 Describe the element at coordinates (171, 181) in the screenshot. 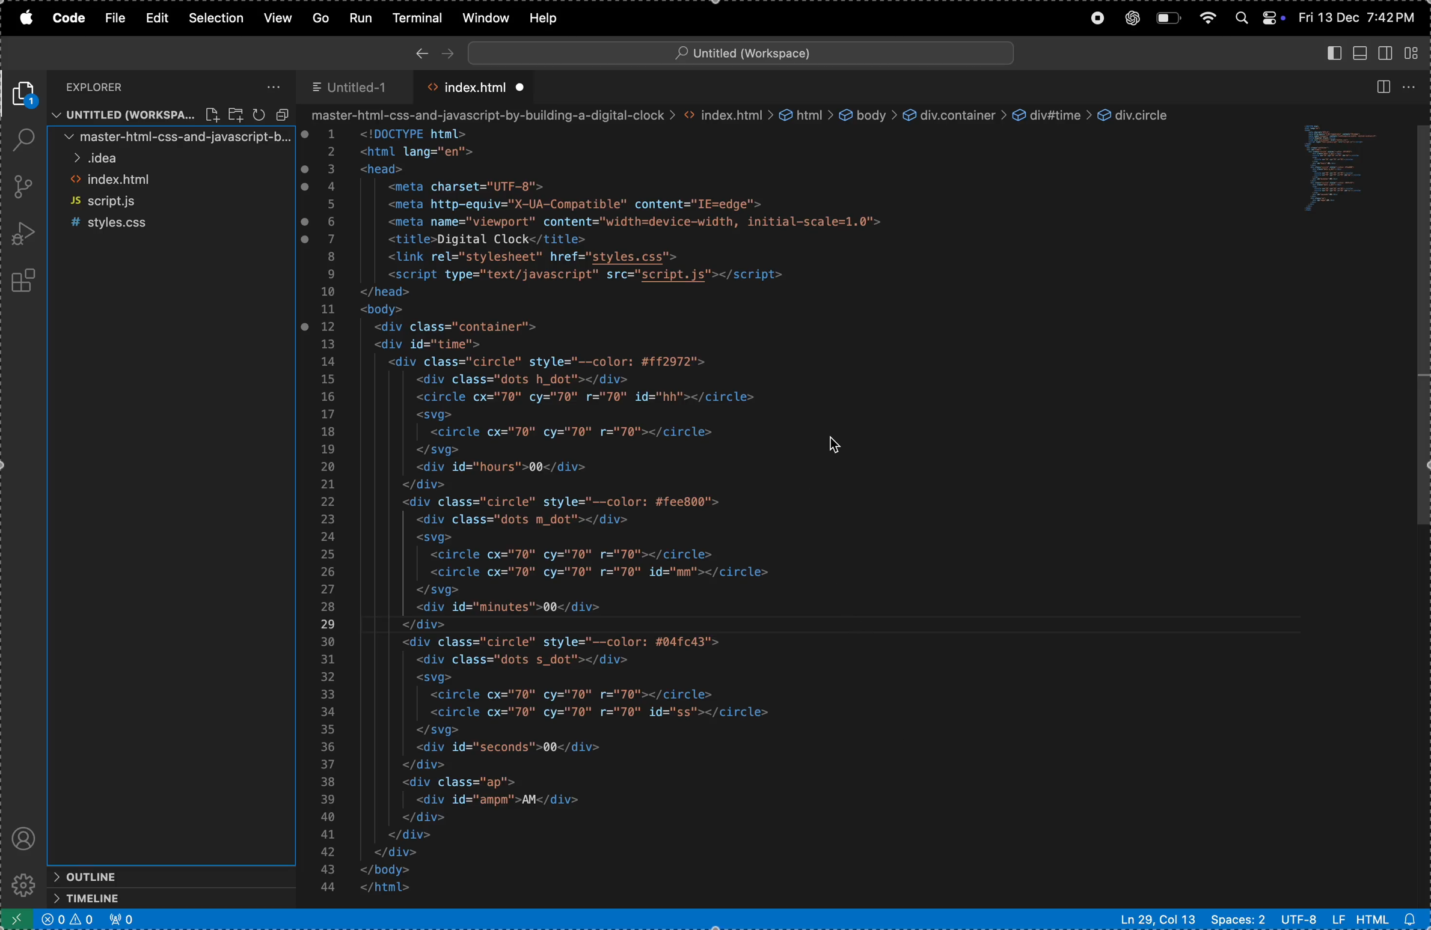

I see `index.html` at that location.